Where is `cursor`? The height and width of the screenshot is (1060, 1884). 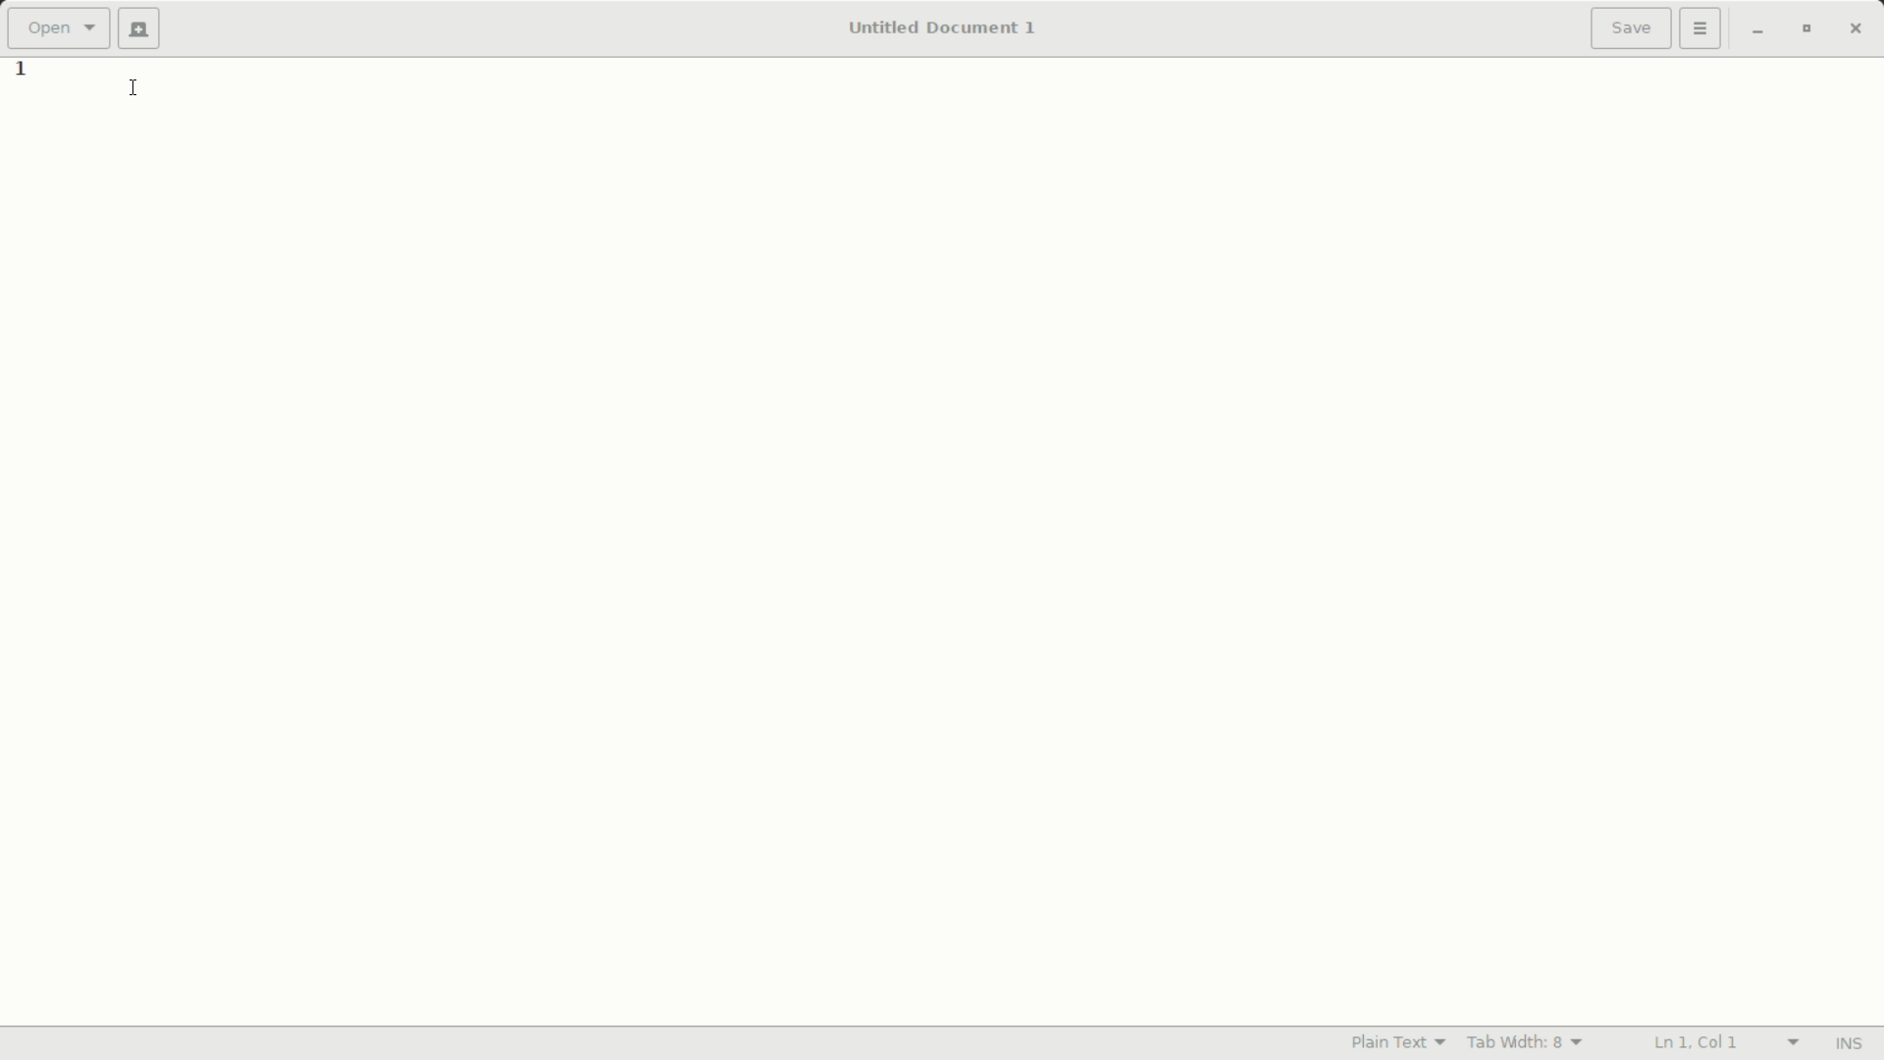
cursor is located at coordinates (134, 87).